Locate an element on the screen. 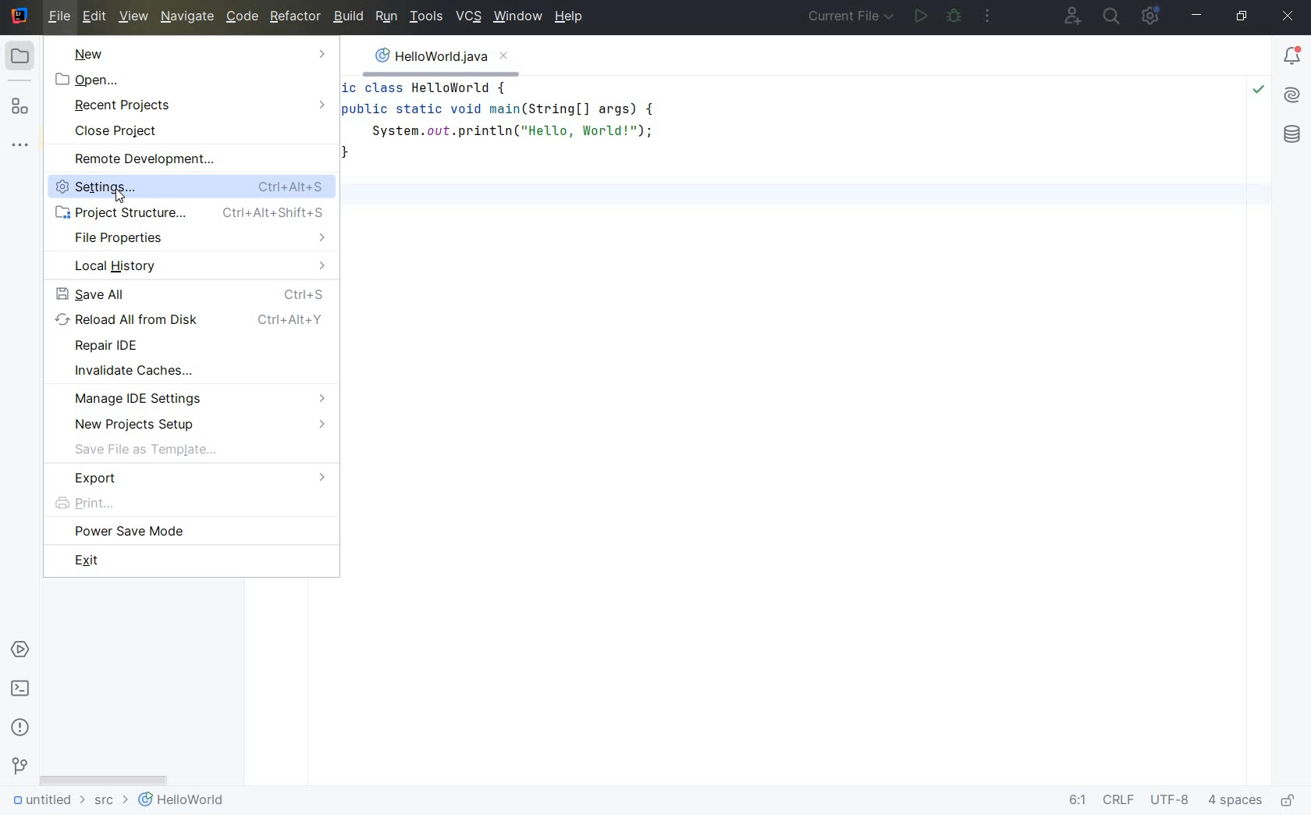 The width and height of the screenshot is (1311, 815). TOOLS is located at coordinates (427, 17).